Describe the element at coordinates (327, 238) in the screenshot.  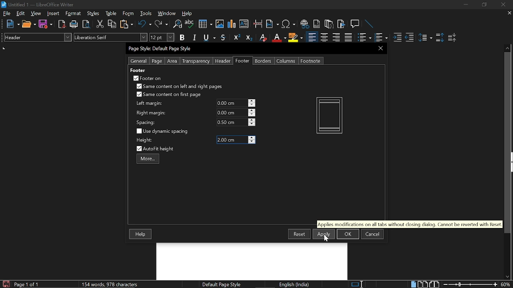
I see `Cursor` at that location.